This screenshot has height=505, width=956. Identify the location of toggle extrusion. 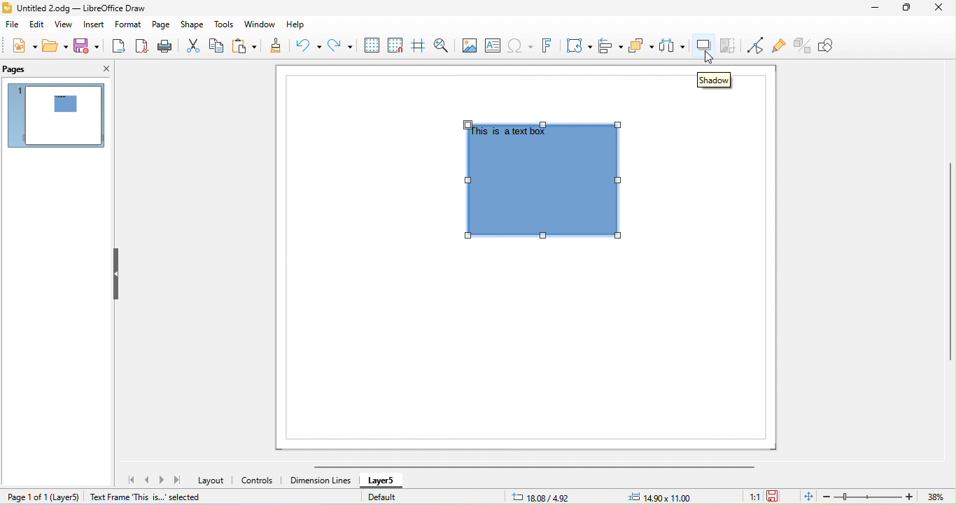
(801, 47).